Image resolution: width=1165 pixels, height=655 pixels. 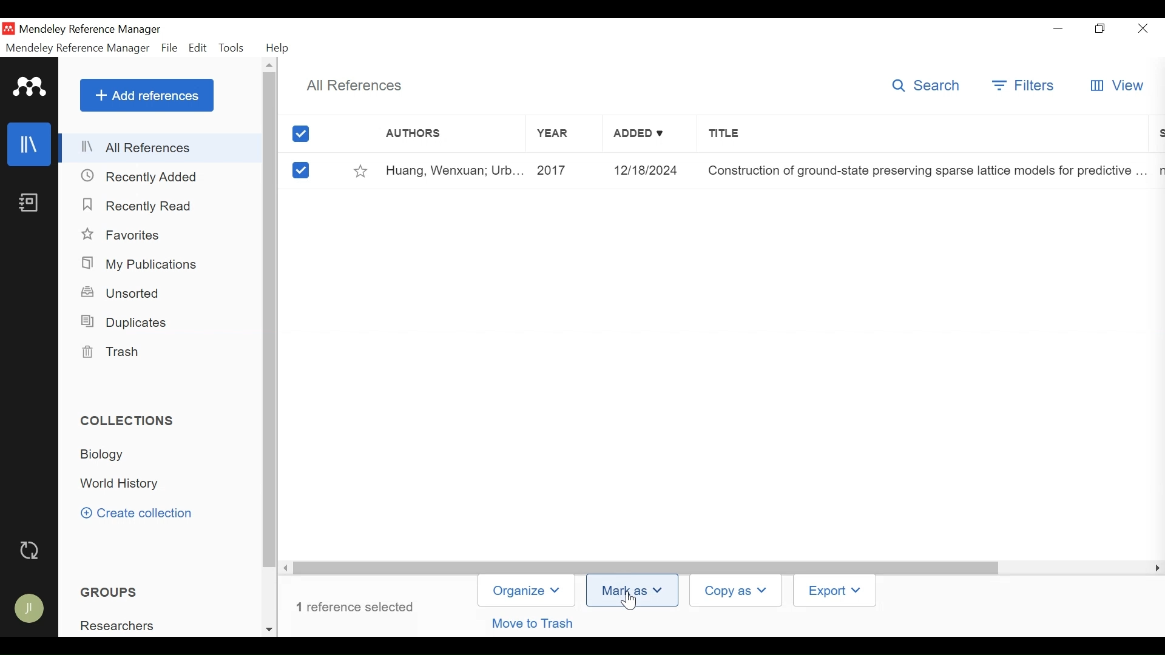 What do you see at coordinates (77, 49) in the screenshot?
I see `Mendeley Reference Manager` at bounding box center [77, 49].